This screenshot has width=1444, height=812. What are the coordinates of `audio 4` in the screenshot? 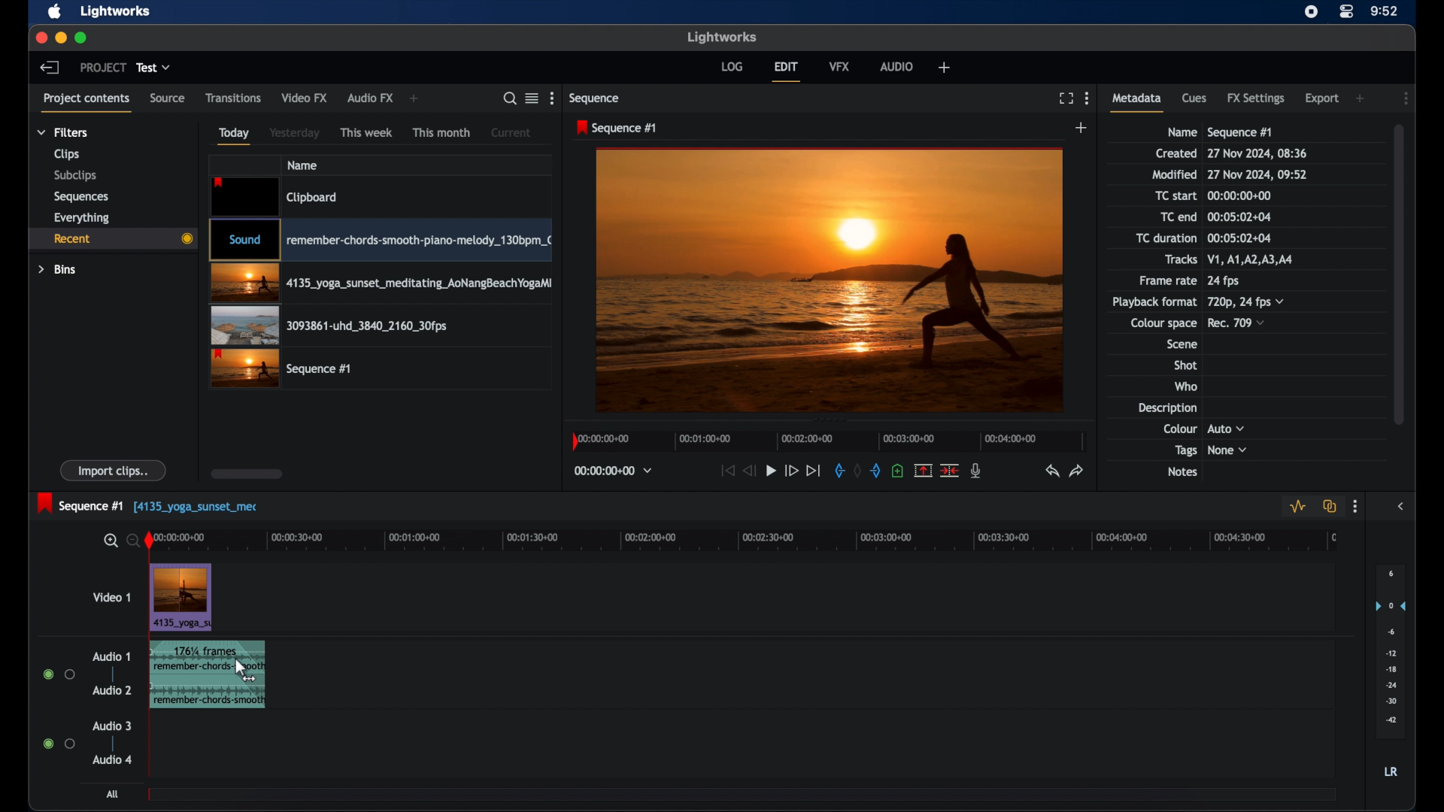 It's located at (113, 761).